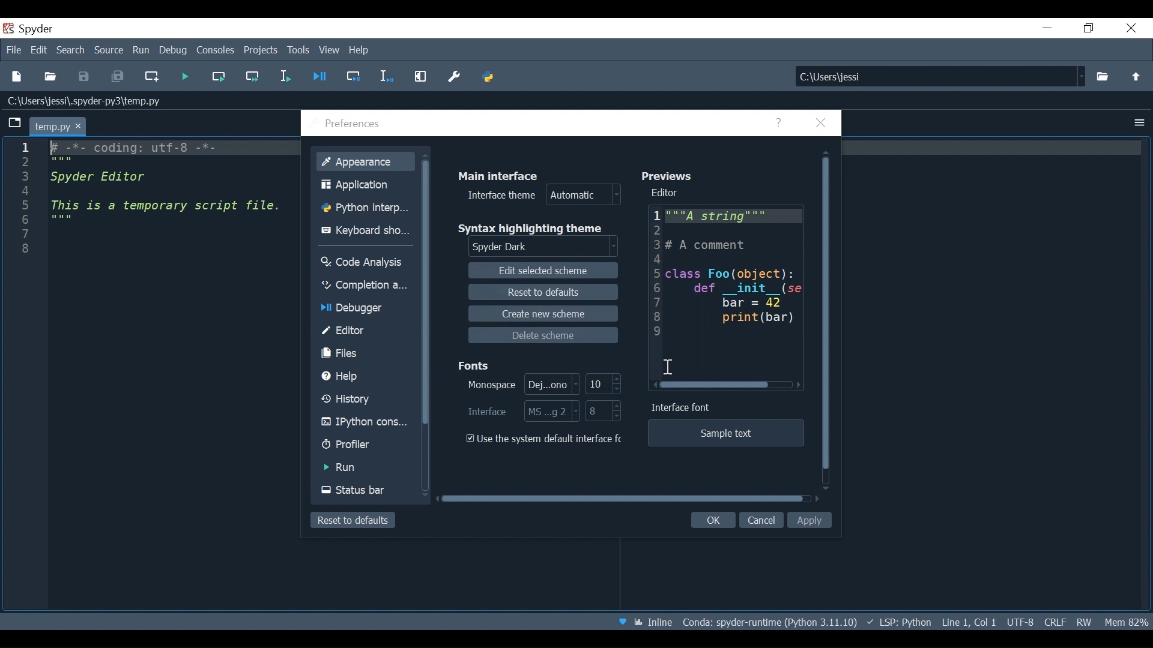 The width and height of the screenshot is (1153, 648). Describe the element at coordinates (727, 434) in the screenshot. I see `Sample text` at that location.